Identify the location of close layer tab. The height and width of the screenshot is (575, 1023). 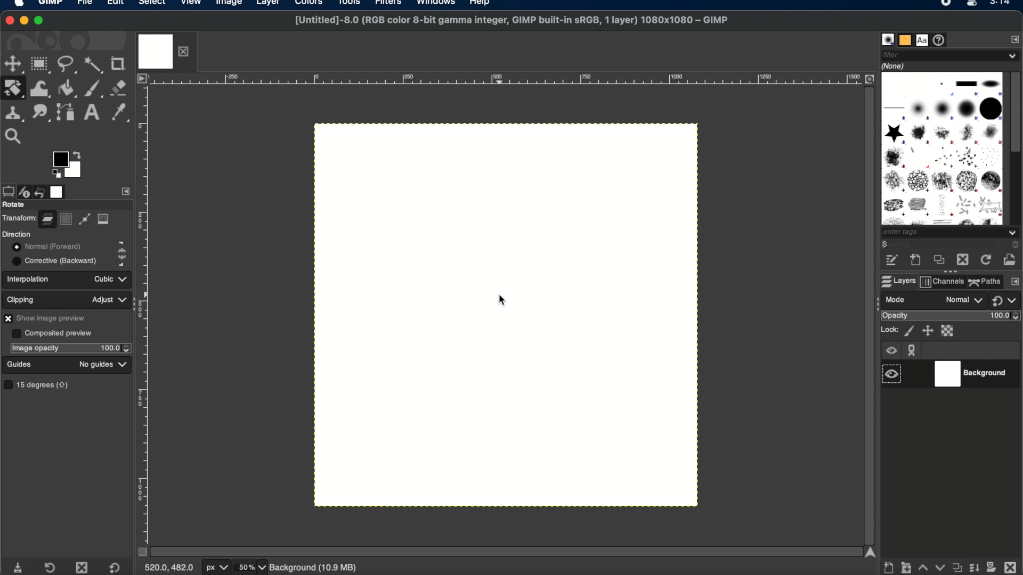
(186, 51).